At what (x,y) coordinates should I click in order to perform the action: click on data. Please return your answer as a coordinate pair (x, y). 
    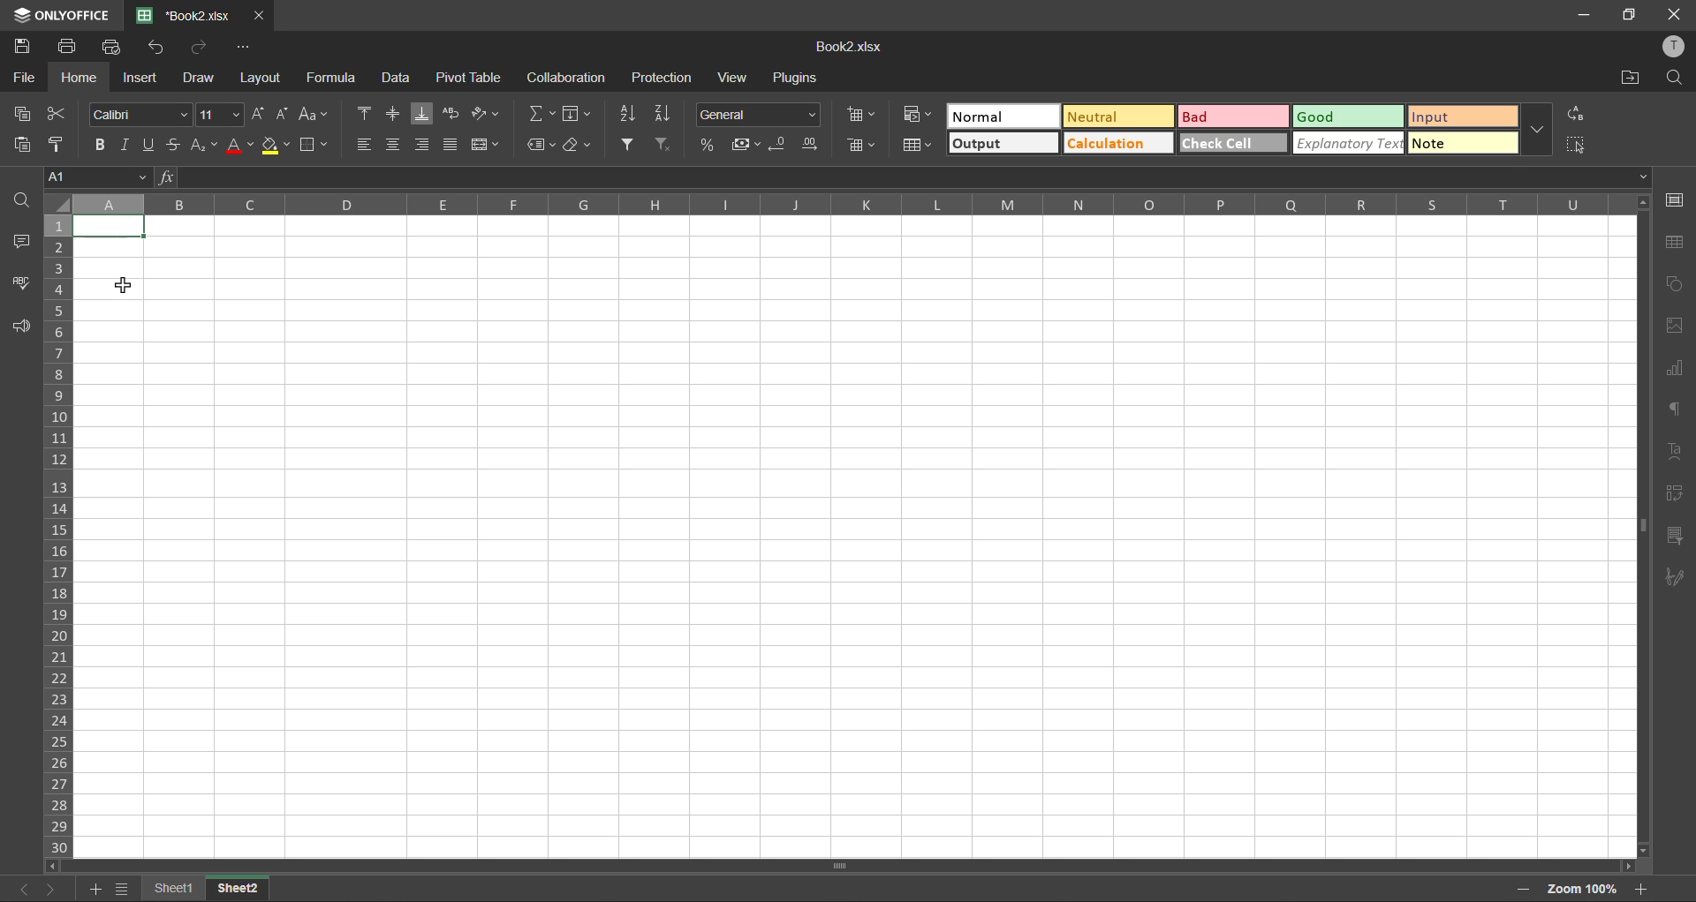
    Looking at the image, I should click on (395, 79).